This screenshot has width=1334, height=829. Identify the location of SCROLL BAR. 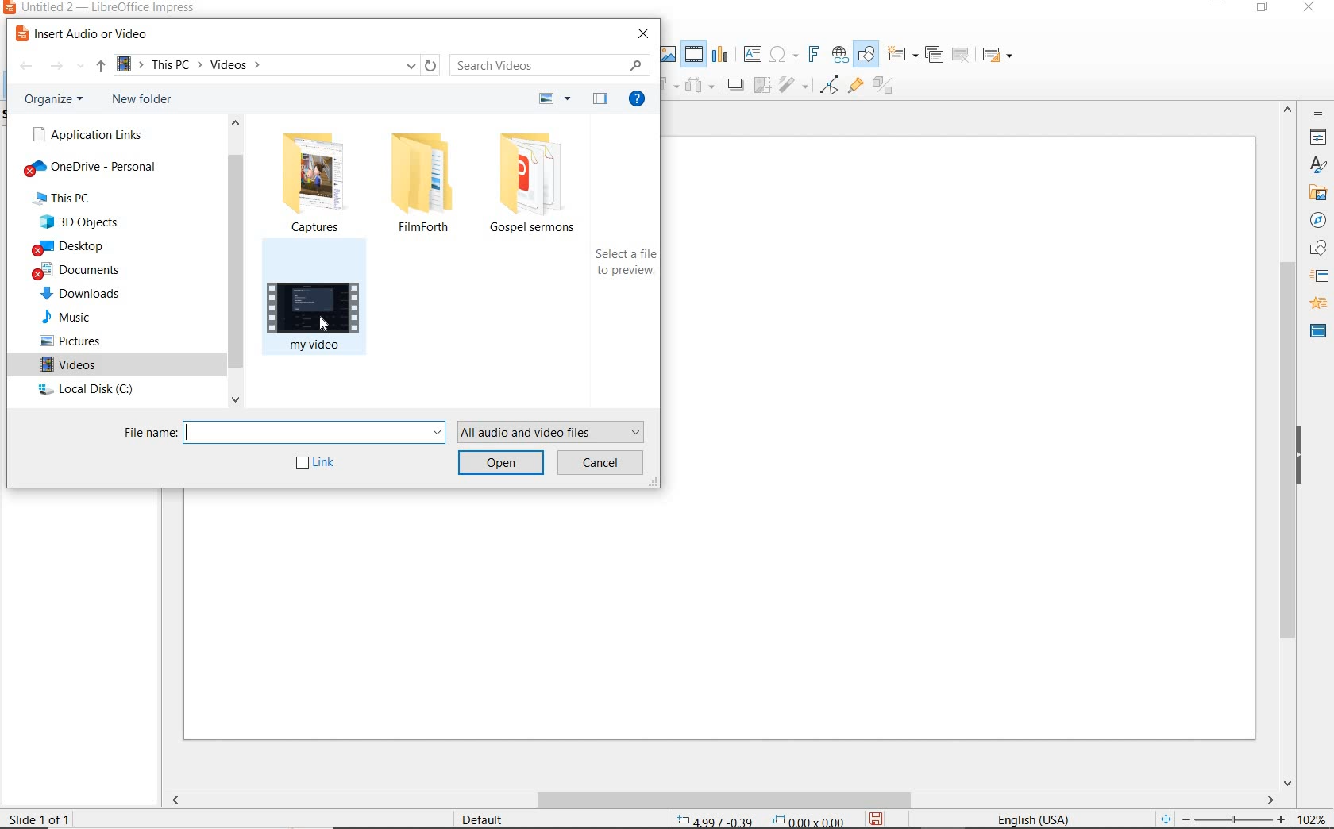
(723, 800).